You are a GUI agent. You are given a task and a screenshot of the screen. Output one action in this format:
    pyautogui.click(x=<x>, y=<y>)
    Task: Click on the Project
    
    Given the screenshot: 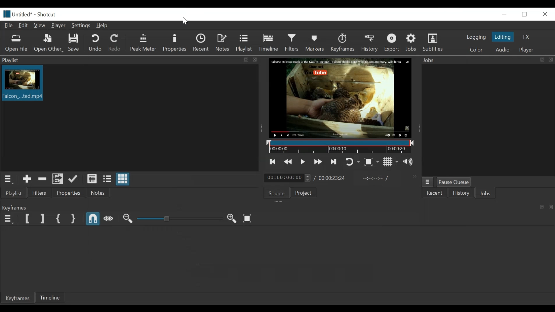 What is the action you would take?
    pyautogui.click(x=306, y=193)
    